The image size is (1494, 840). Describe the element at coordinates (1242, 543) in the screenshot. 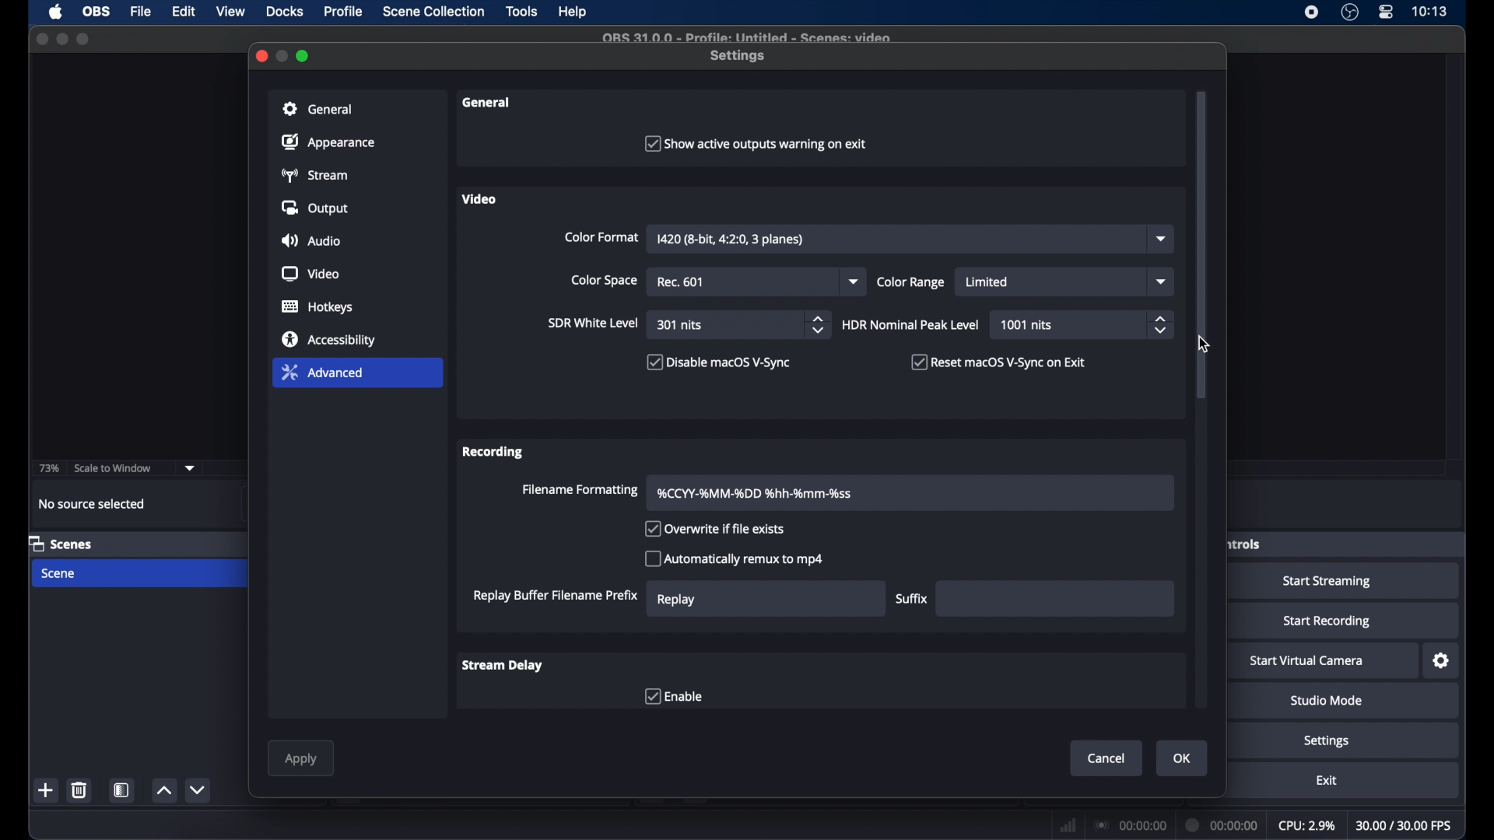

I see `obscure label` at that location.